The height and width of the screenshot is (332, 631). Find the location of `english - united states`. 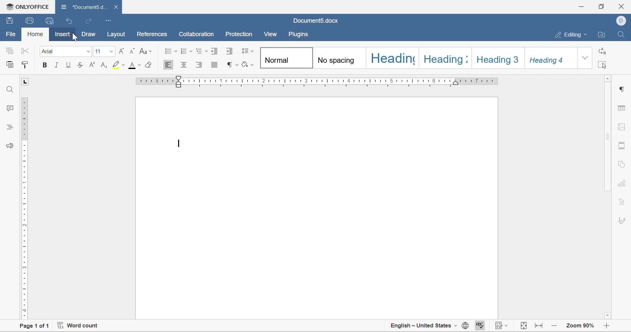

english - united states is located at coordinates (424, 325).